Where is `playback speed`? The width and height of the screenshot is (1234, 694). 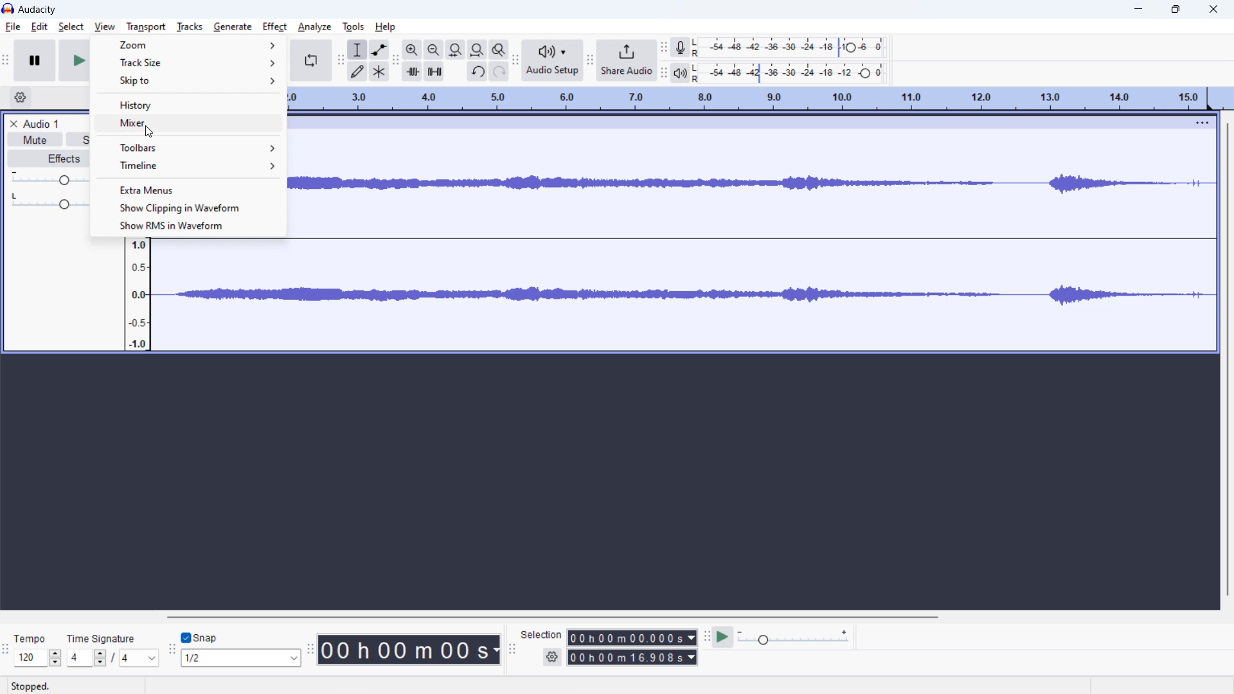 playback speed is located at coordinates (794, 637).